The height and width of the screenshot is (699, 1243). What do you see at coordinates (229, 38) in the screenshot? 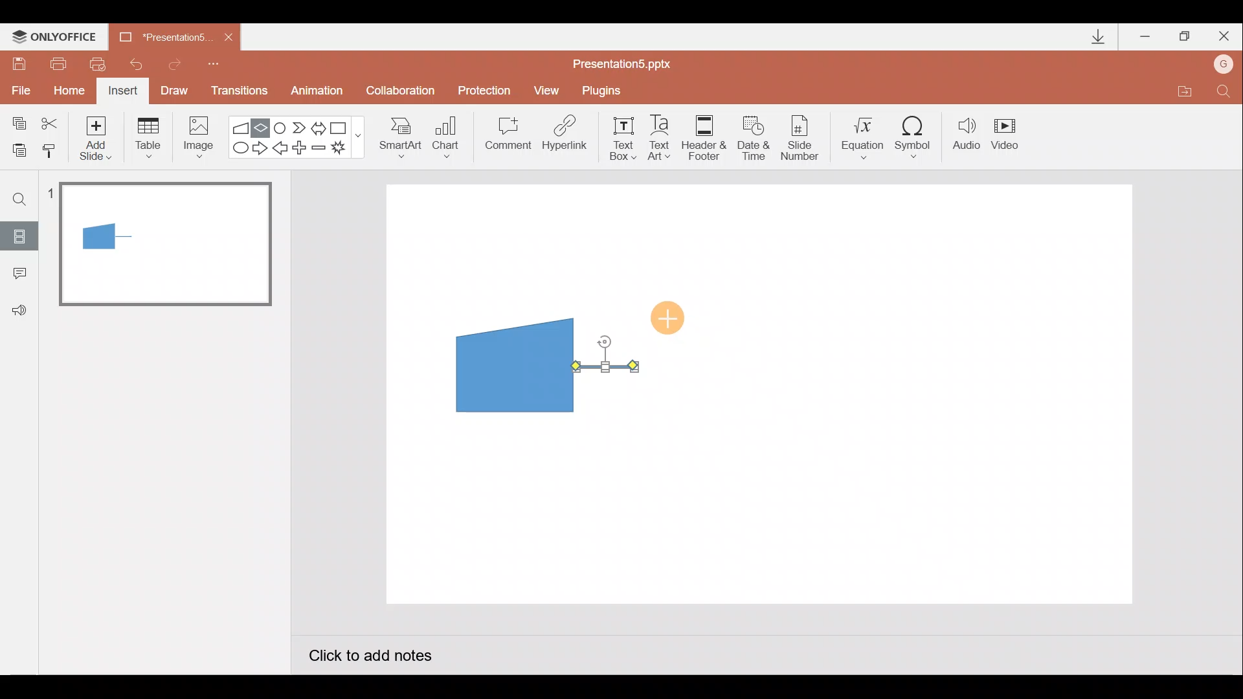
I see `Close` at bounding box center [229, 38].